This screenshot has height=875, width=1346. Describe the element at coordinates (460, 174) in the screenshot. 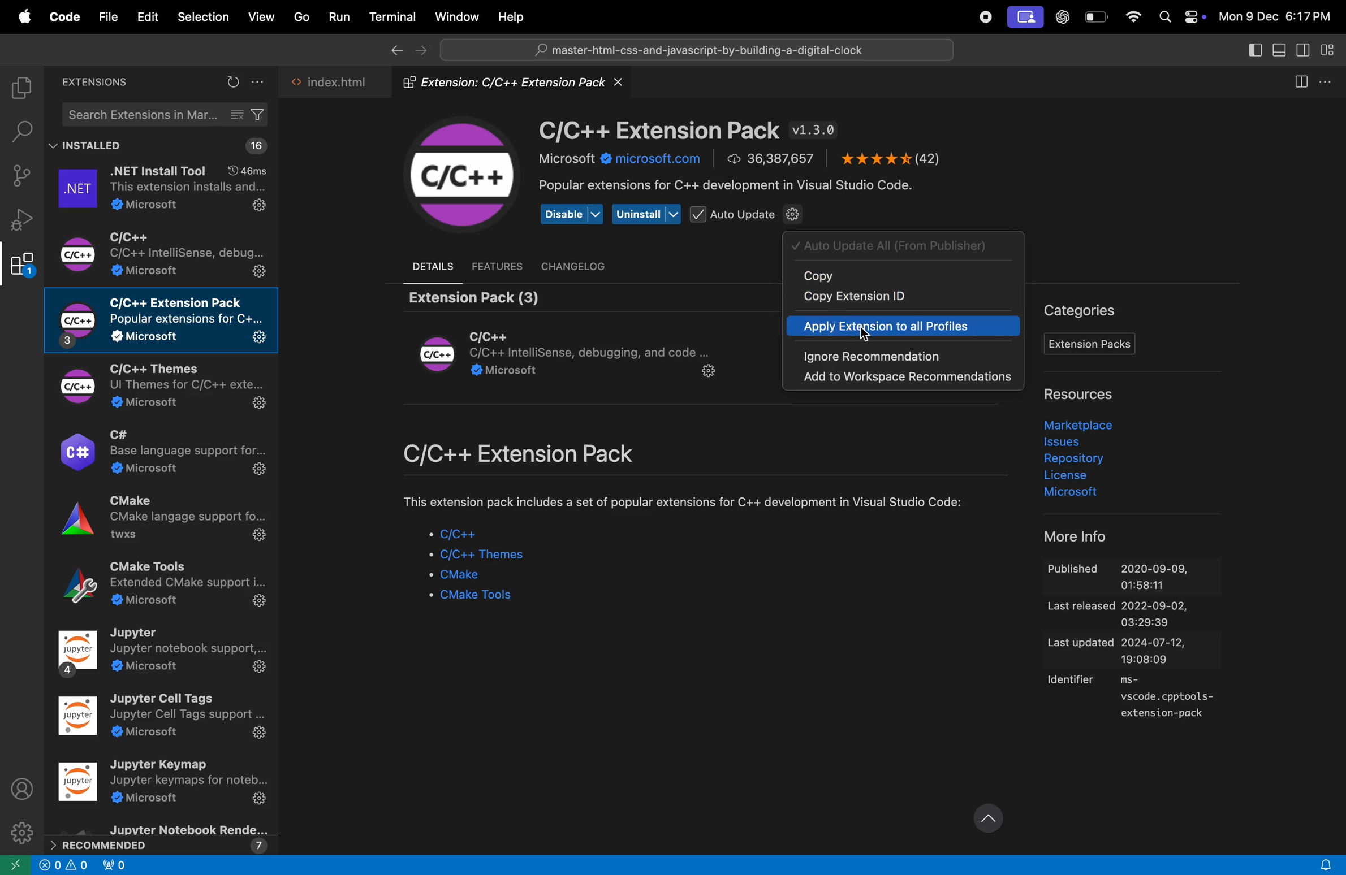

I see `C/C++ ` at that location.